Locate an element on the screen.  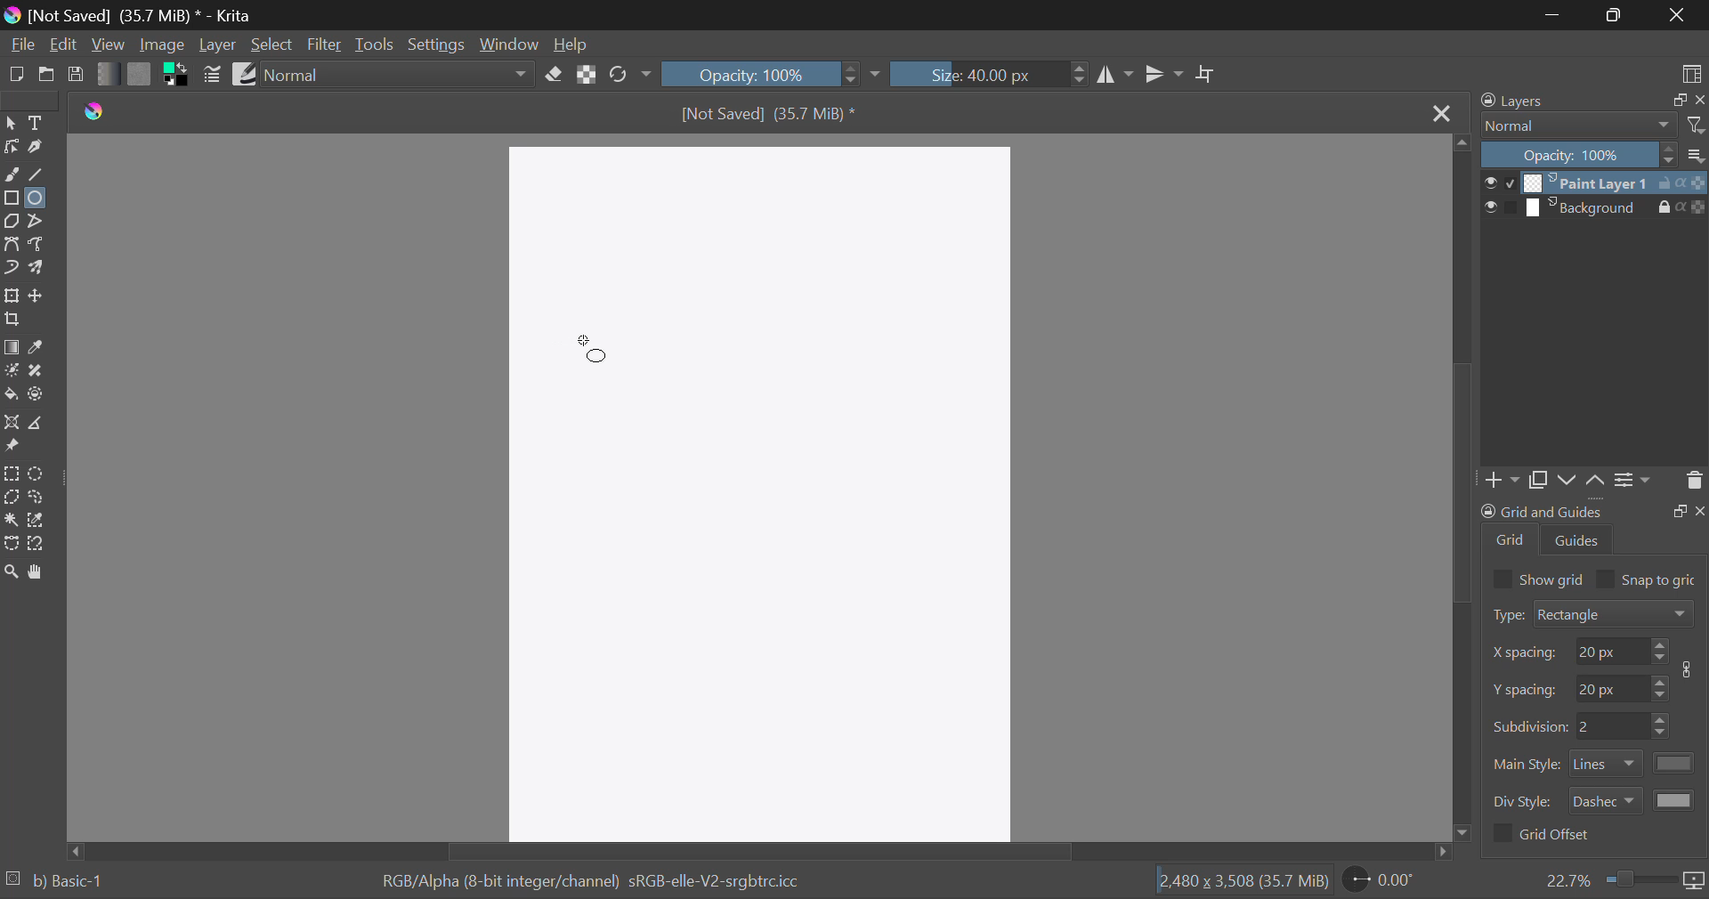
Edit is located at coordinates (64, 45).